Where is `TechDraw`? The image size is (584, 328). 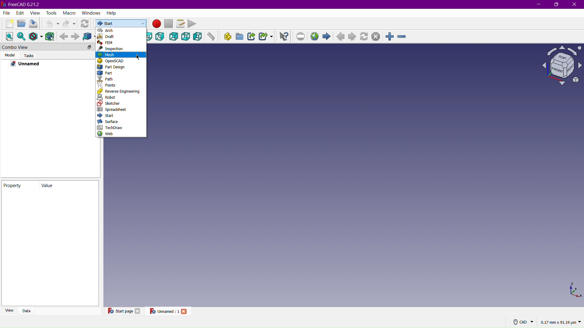 TechDraw is located at coordinates (112, 128).